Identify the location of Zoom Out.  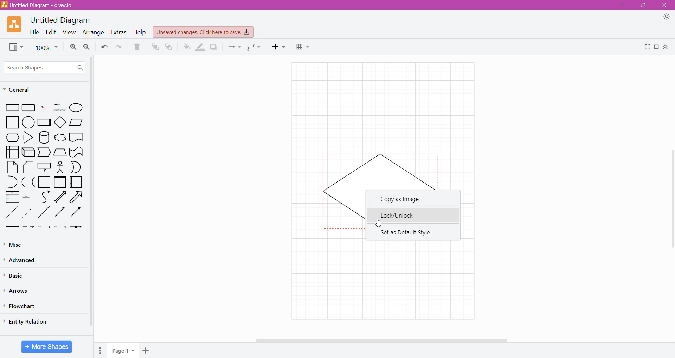
(86, 47).